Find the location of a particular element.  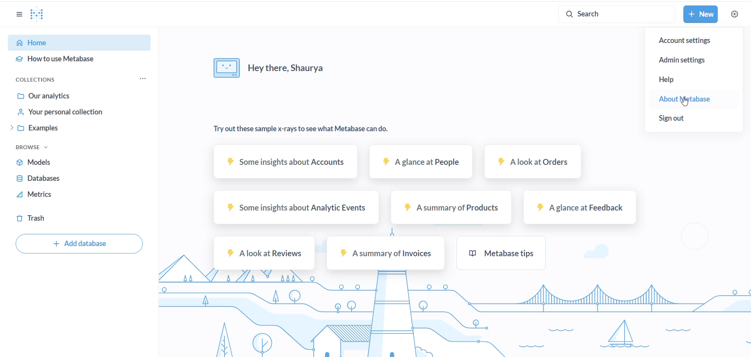

Examples is located at coordinates (75, 129).